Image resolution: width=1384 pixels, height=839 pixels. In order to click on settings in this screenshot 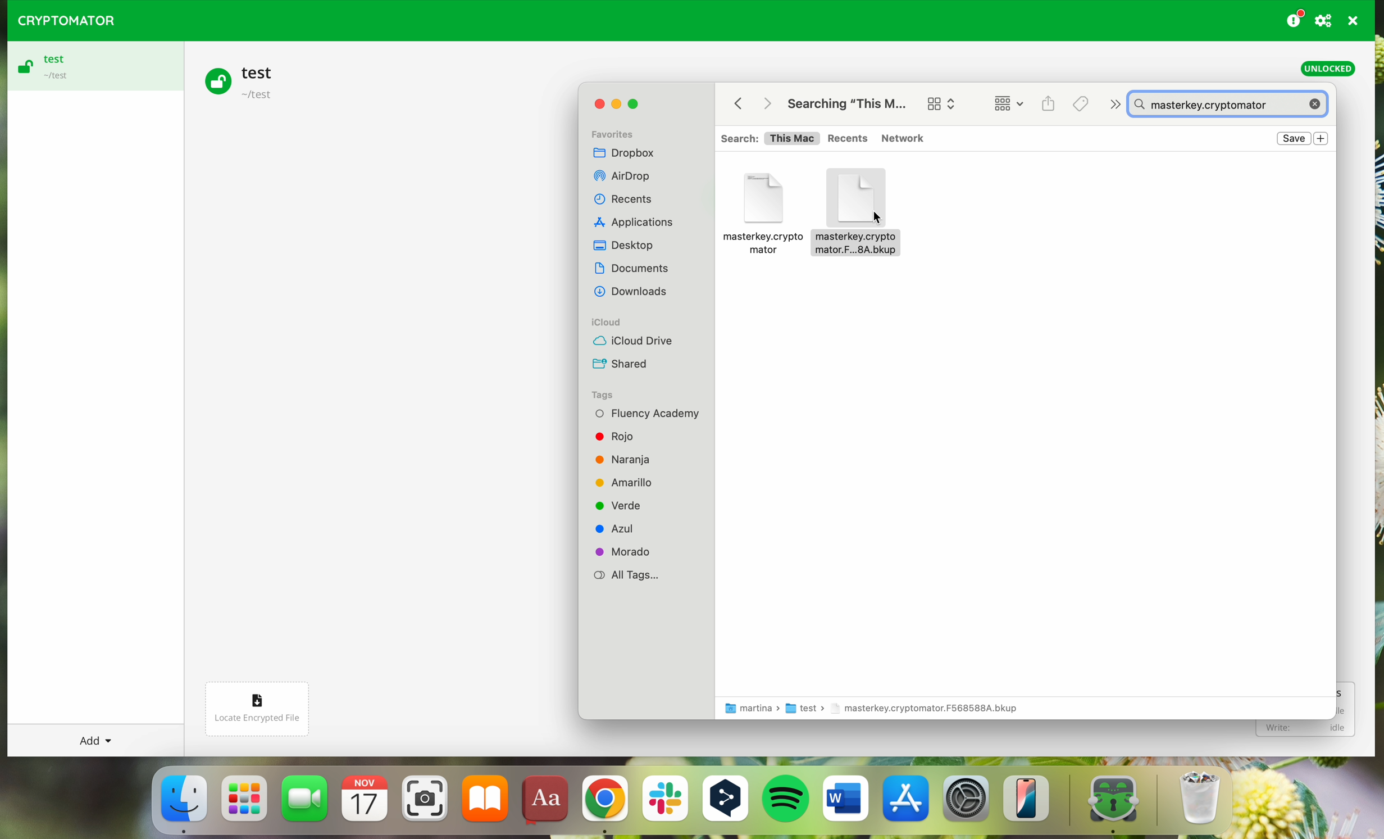, I will do `click(967, 804)`.